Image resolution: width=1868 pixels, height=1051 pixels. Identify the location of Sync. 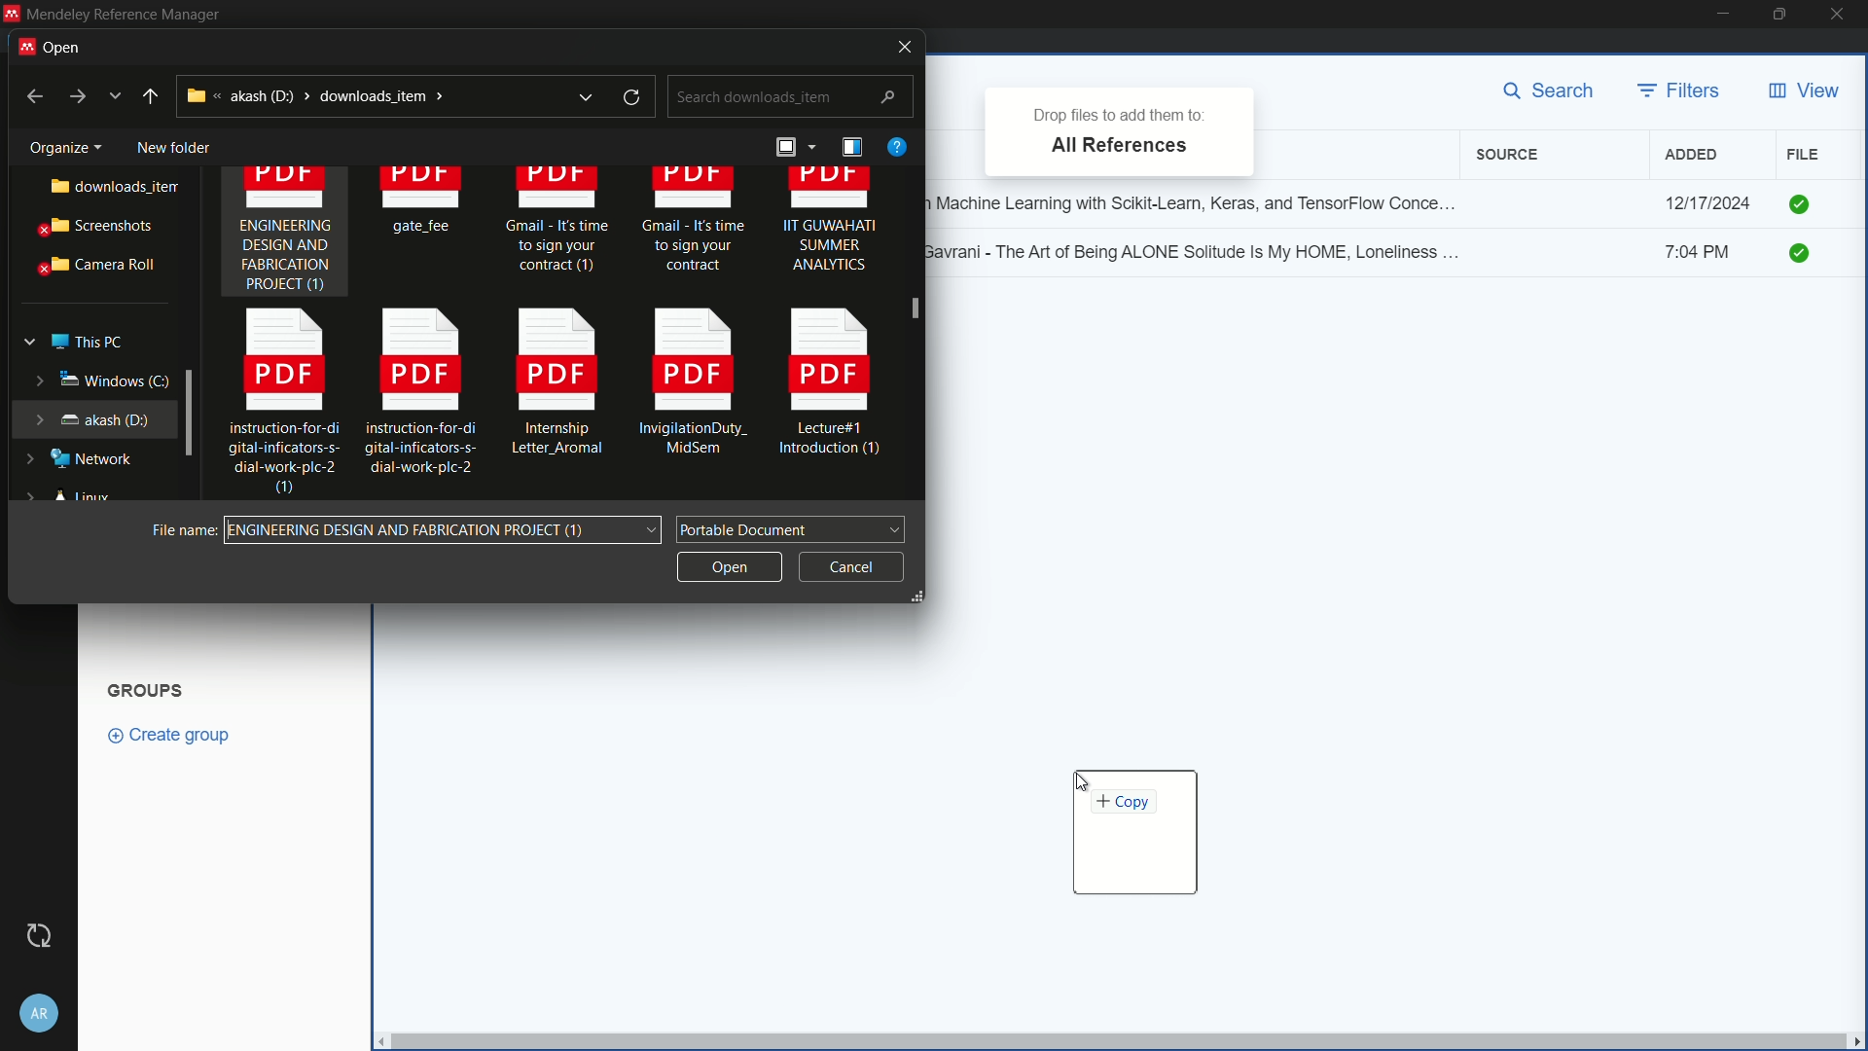
(39, 935).